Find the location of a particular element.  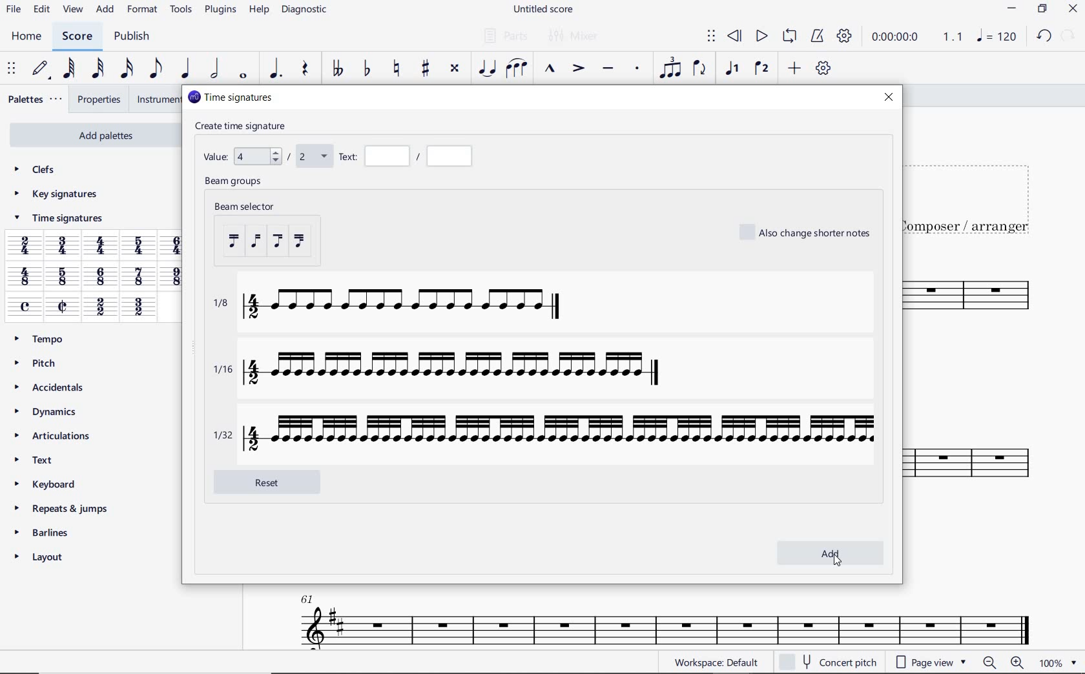

INSTRUMENT: TENOR SAXOPHONE is located at coordinates (975, 390).